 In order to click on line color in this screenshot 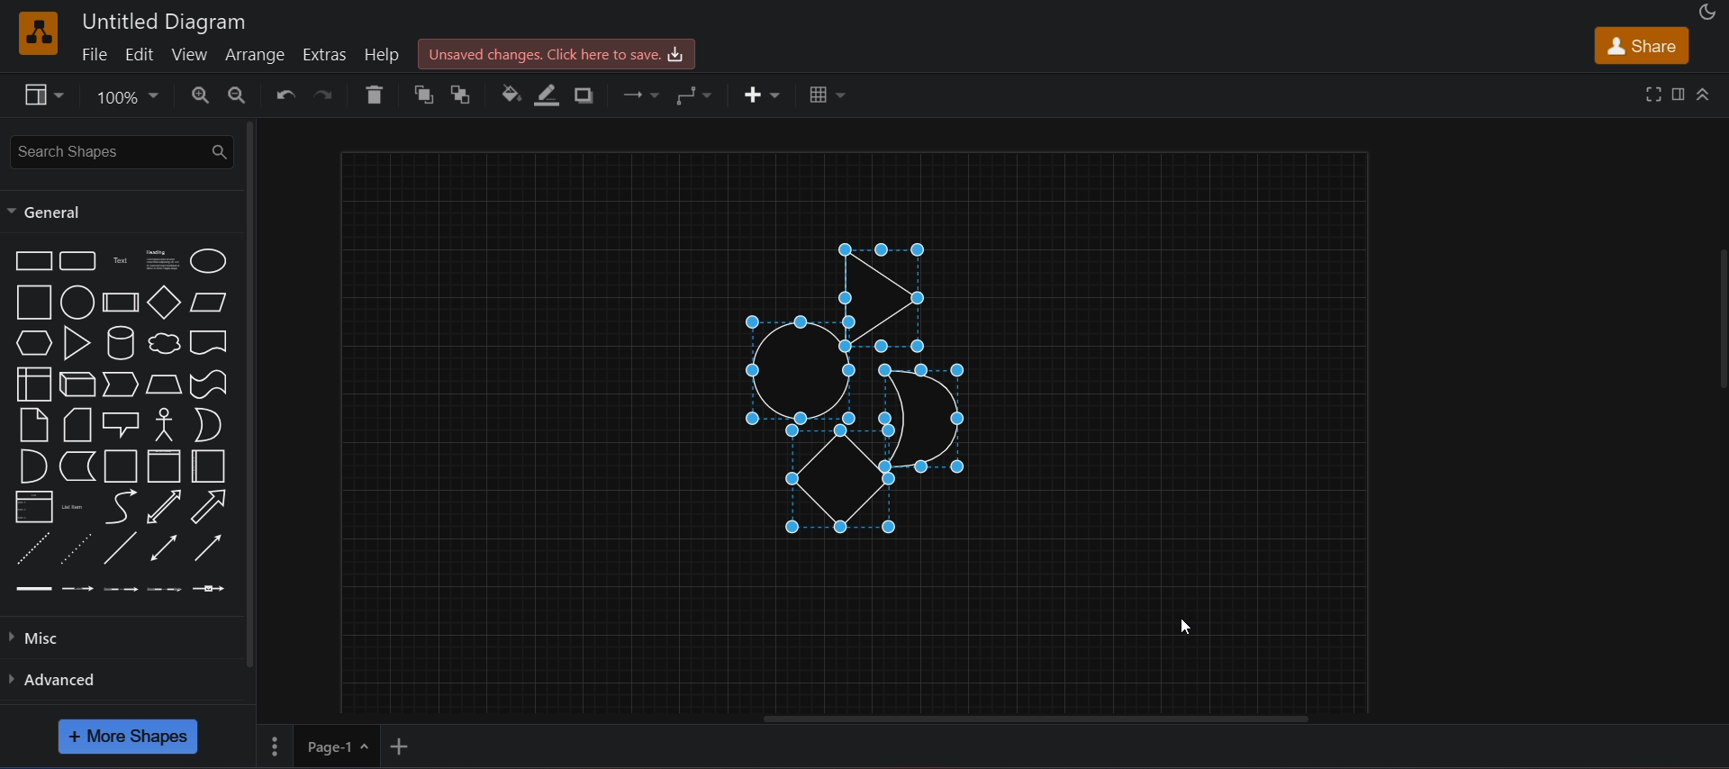, I will do `click(549, 94)`.